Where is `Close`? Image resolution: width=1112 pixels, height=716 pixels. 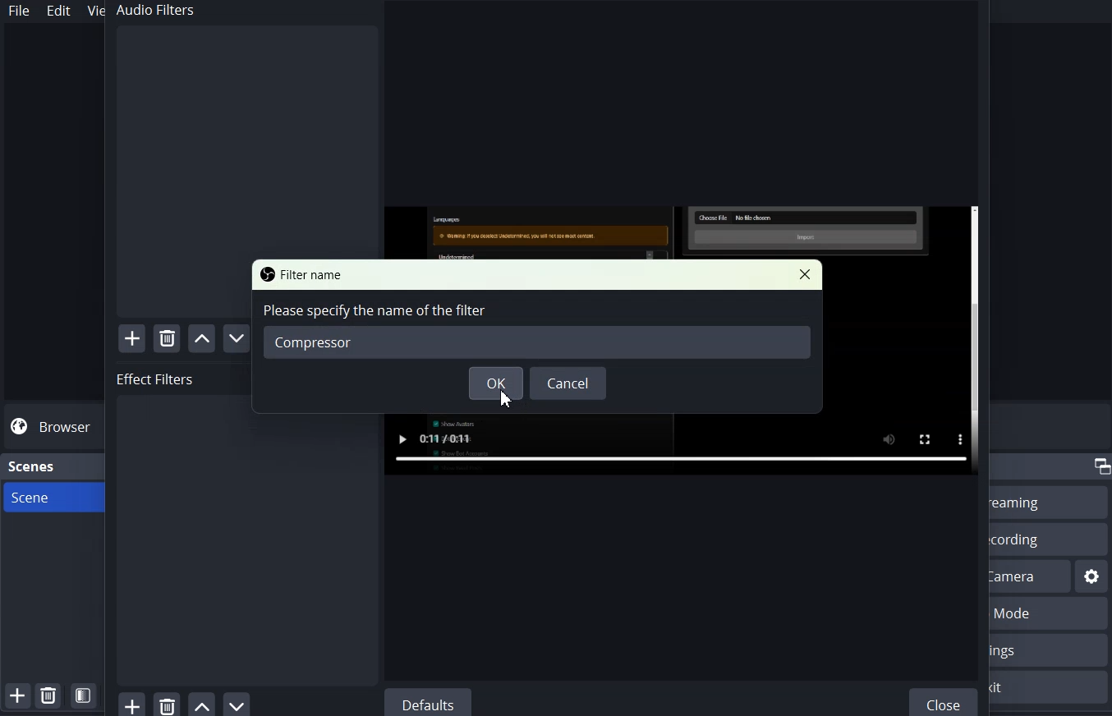
Close is located at coordinates (945, 700).